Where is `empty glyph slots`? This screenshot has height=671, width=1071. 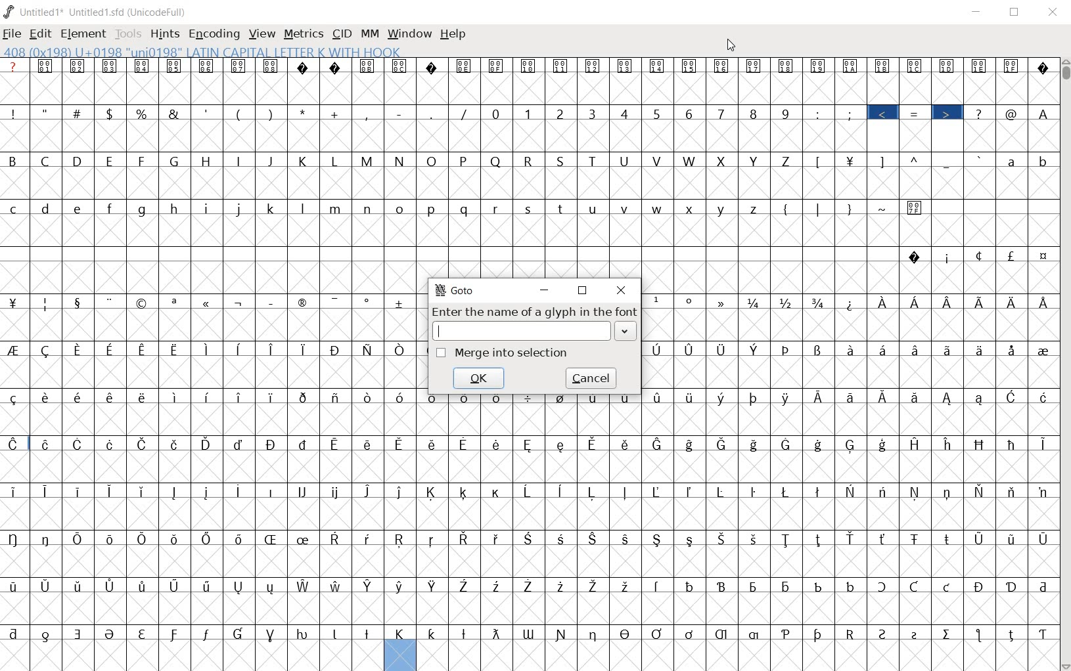
empty glyph slots is located at coordinates (850, 372).